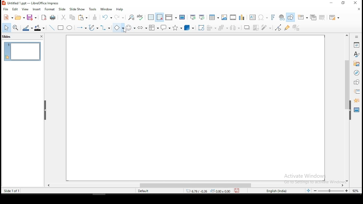 The image size is (363, 204). Describe the element at coordinates (202, 17) in the screenshot. I see `start from current slide` at that location.